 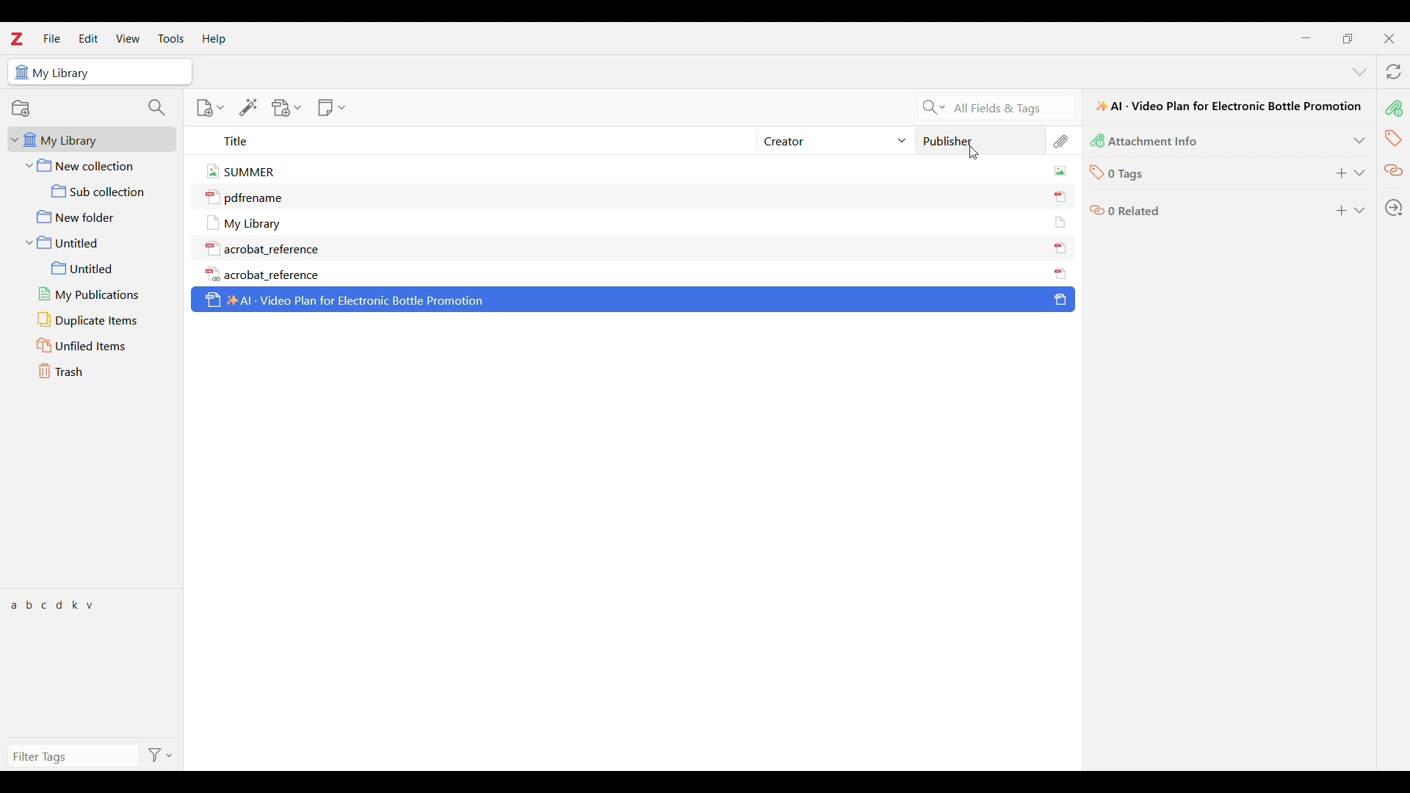 I want to click on Filter collections, so click(x=156, y=108).